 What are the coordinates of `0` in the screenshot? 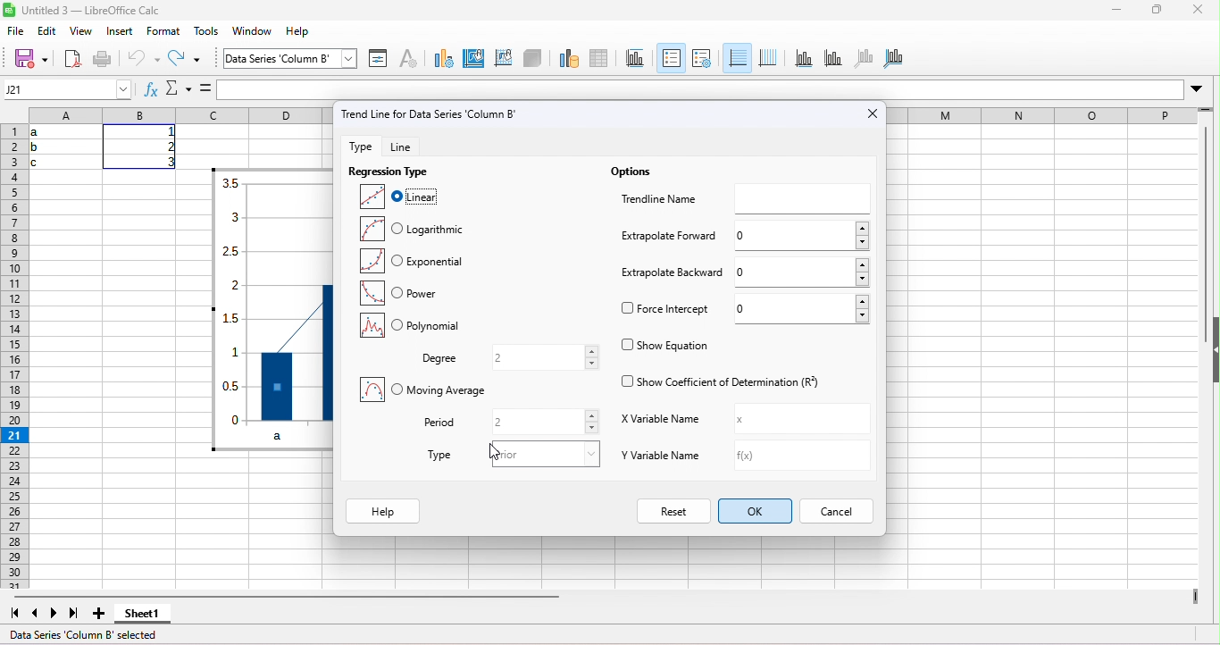 It's located at (803, 270).